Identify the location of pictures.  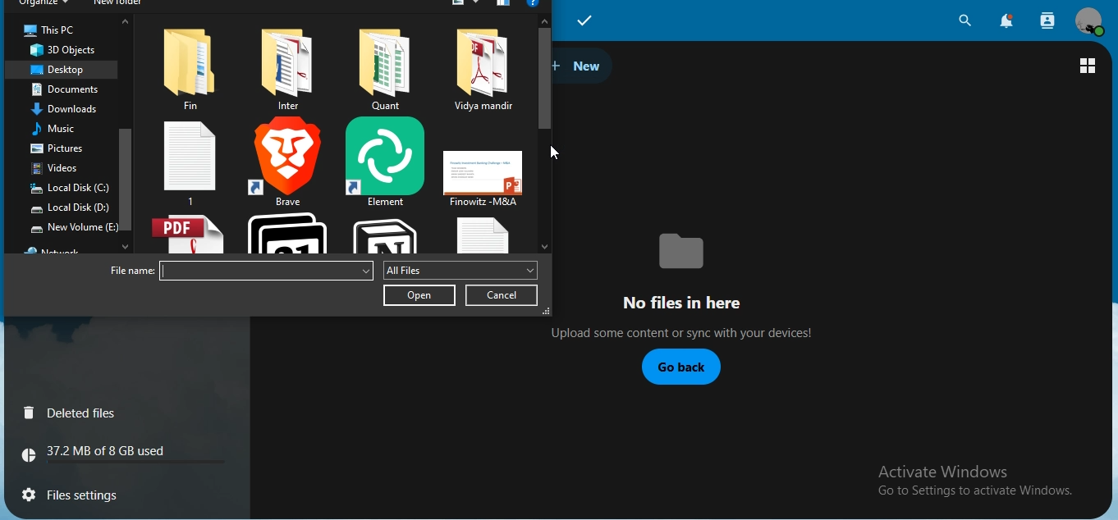
(66, 148).